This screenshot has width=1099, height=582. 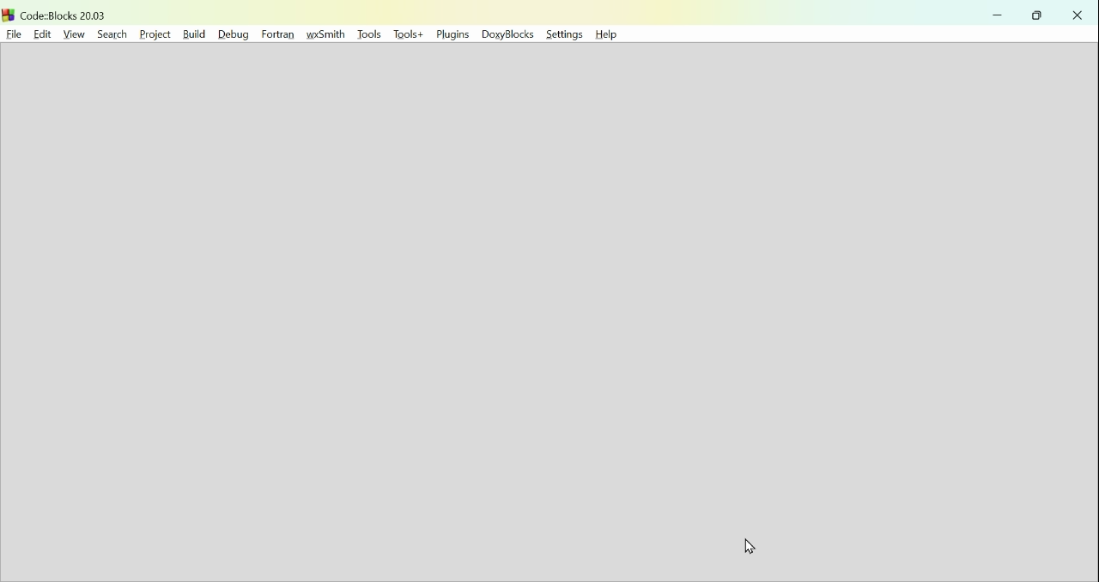 I want to click on Default Start Screen, so click(x=547, y=315).